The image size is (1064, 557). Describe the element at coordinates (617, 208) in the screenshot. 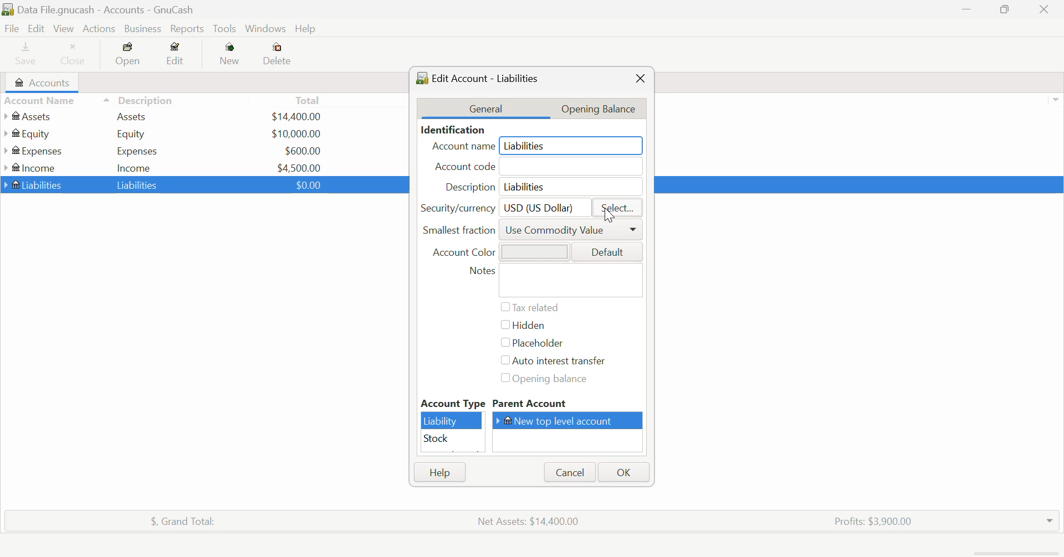

I see `Select...` at that location.